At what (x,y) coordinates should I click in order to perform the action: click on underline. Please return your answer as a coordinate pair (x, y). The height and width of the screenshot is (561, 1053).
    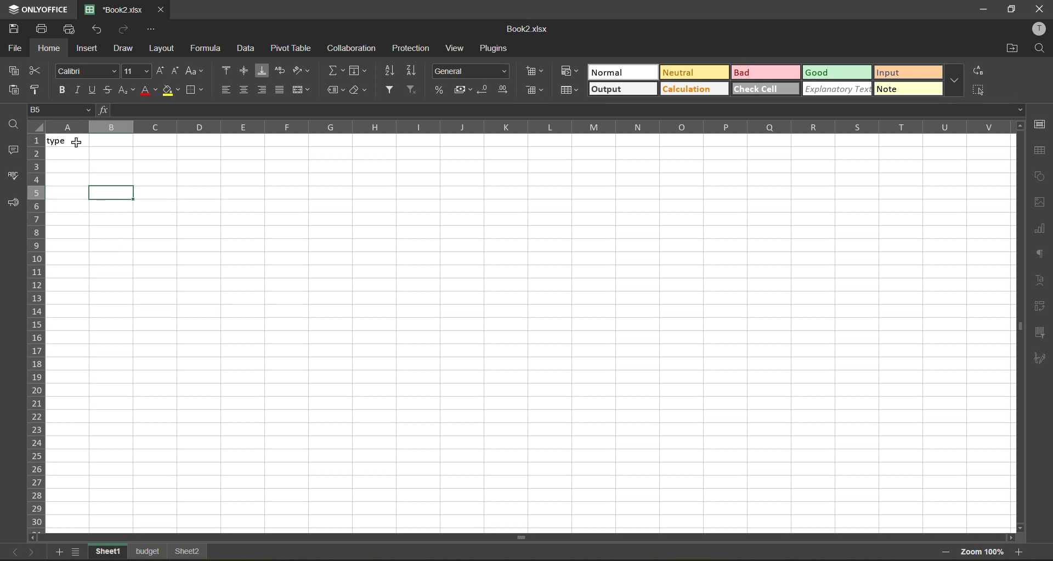
    Looking at the image, I should click on (94, 89).